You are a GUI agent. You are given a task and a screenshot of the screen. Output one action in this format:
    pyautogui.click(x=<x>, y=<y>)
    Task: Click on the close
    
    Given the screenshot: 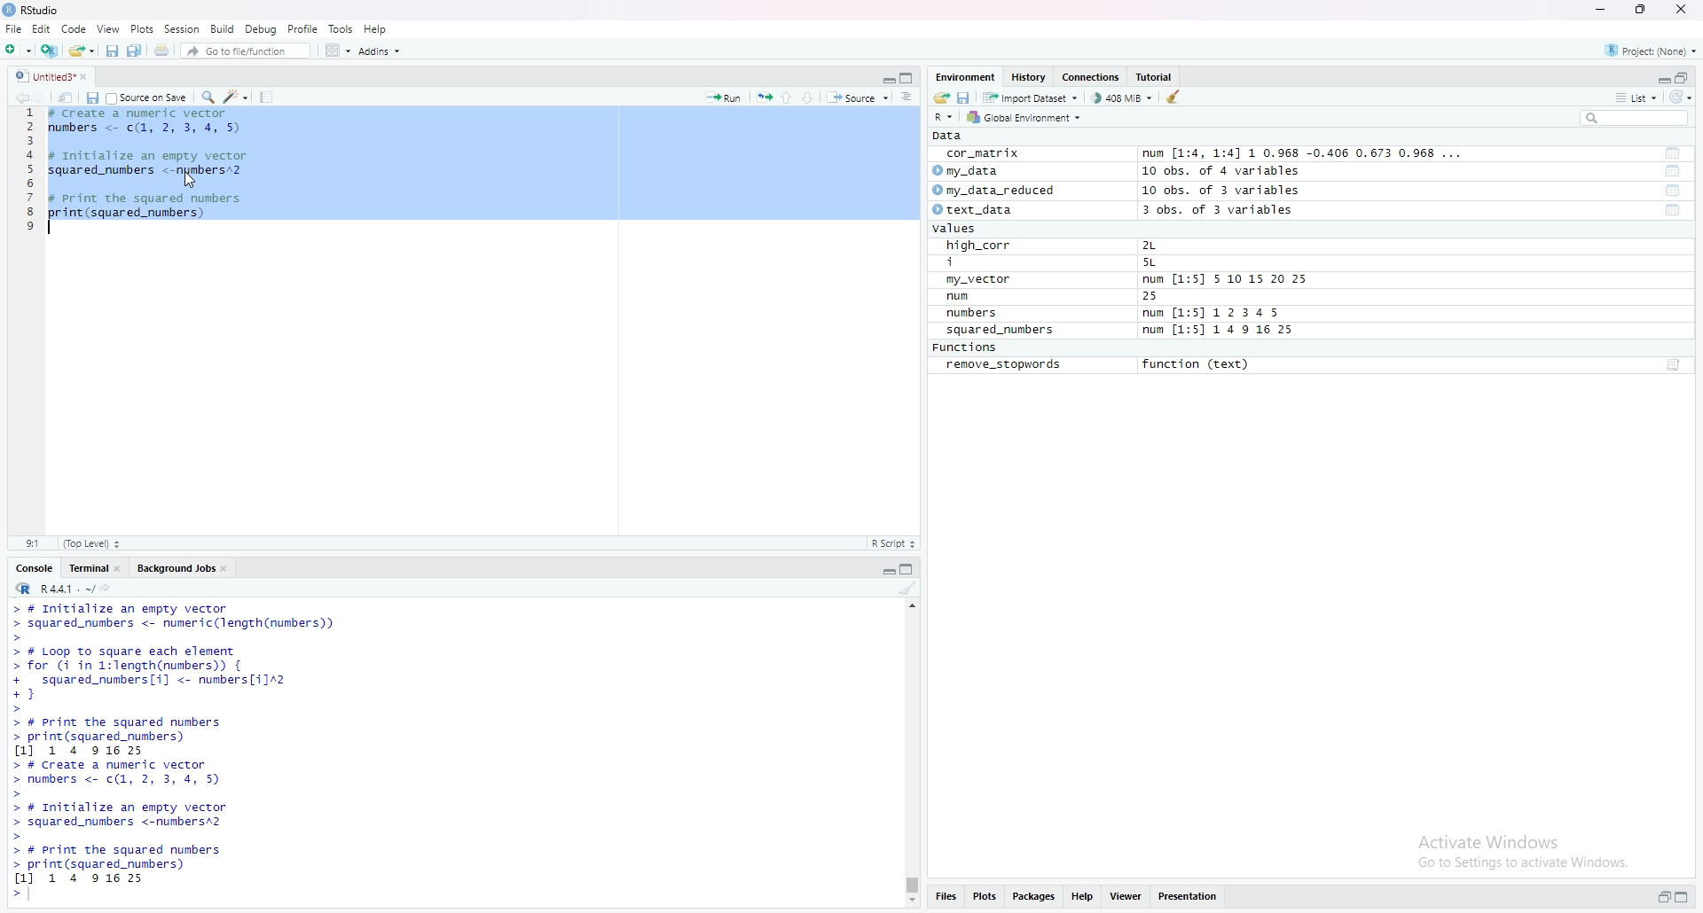 What is the action you would take?
    pyautogui.click(x=121, y=566)
    